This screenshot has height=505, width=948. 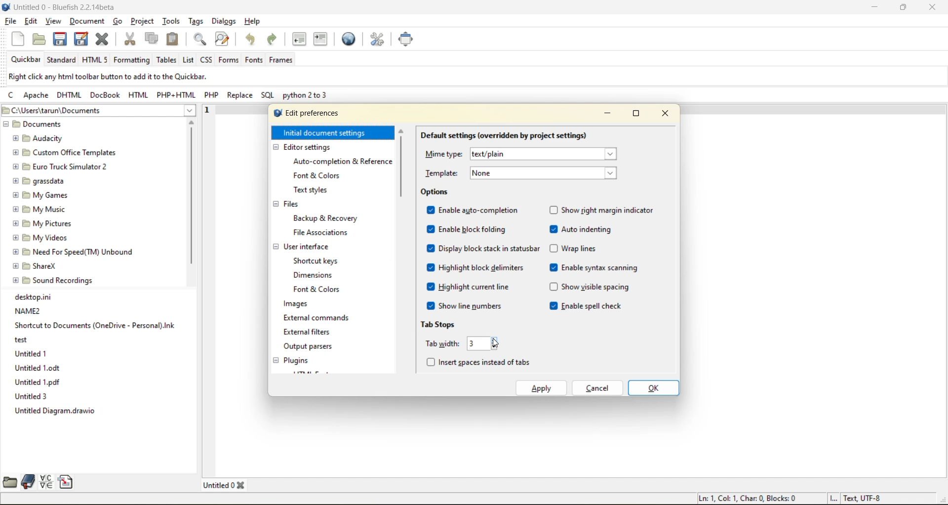 What do you see at coordinates (466, 229) in the screenshot?
I see `enable block folding` at bounding box center [466, 229].